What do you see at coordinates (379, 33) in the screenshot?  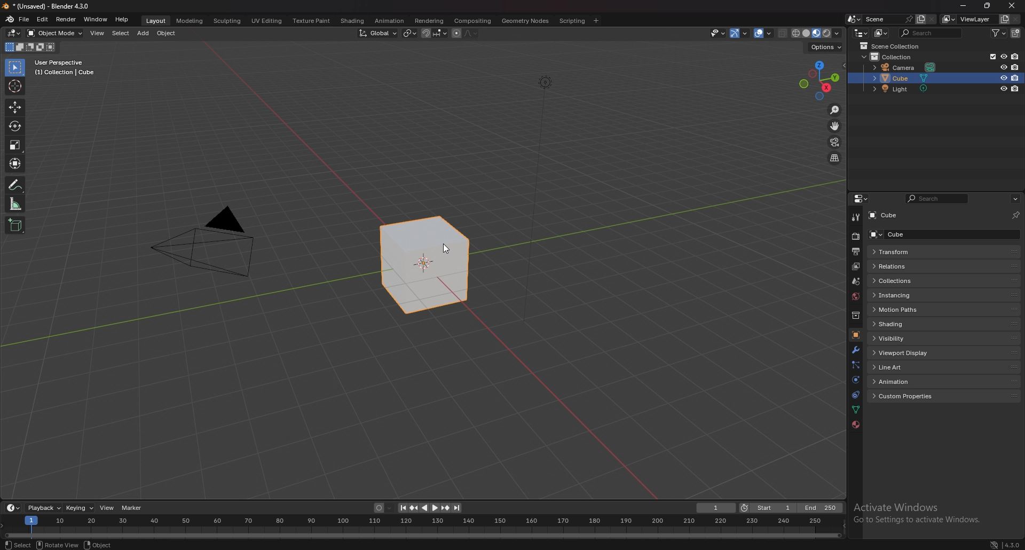 I see `transformation orientation` at bounding box center [379, 33].